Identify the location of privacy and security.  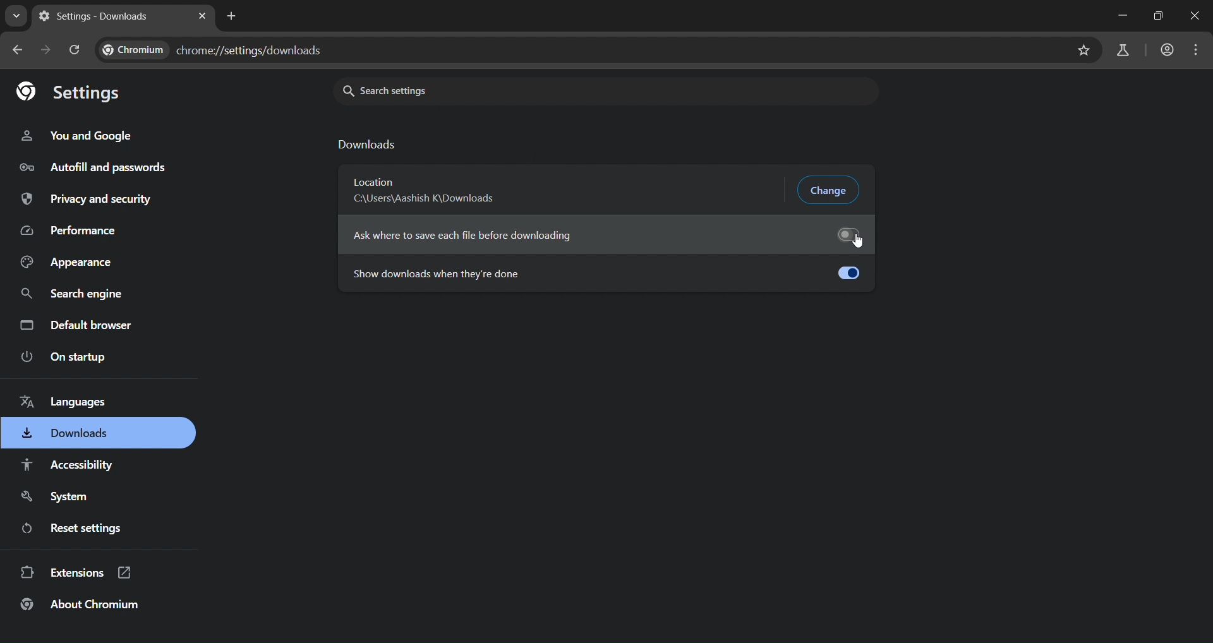
(90, 200).